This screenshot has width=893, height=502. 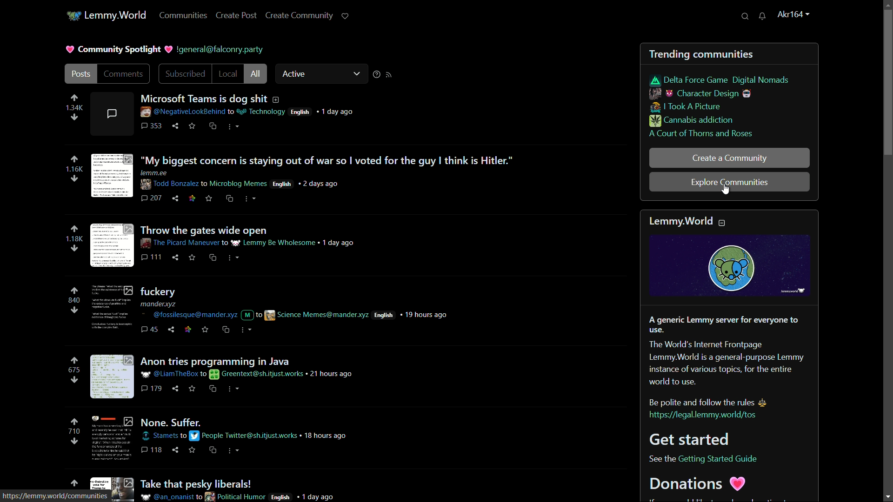 I want to click on create a community, so click(x=729, y=159).